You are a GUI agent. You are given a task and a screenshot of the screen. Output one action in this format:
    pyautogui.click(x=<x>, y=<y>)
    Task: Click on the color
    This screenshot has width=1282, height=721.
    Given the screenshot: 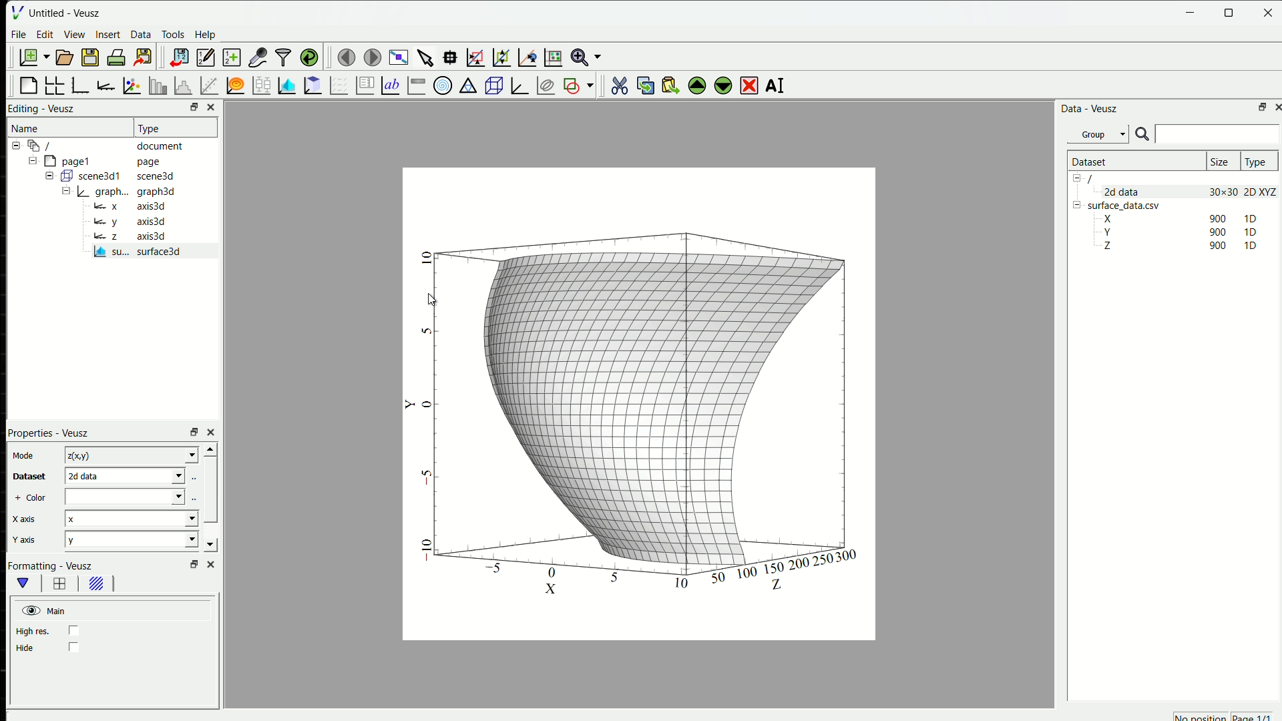 What is the action you would take?
    pyautogui.click(x=116, y=496)
    